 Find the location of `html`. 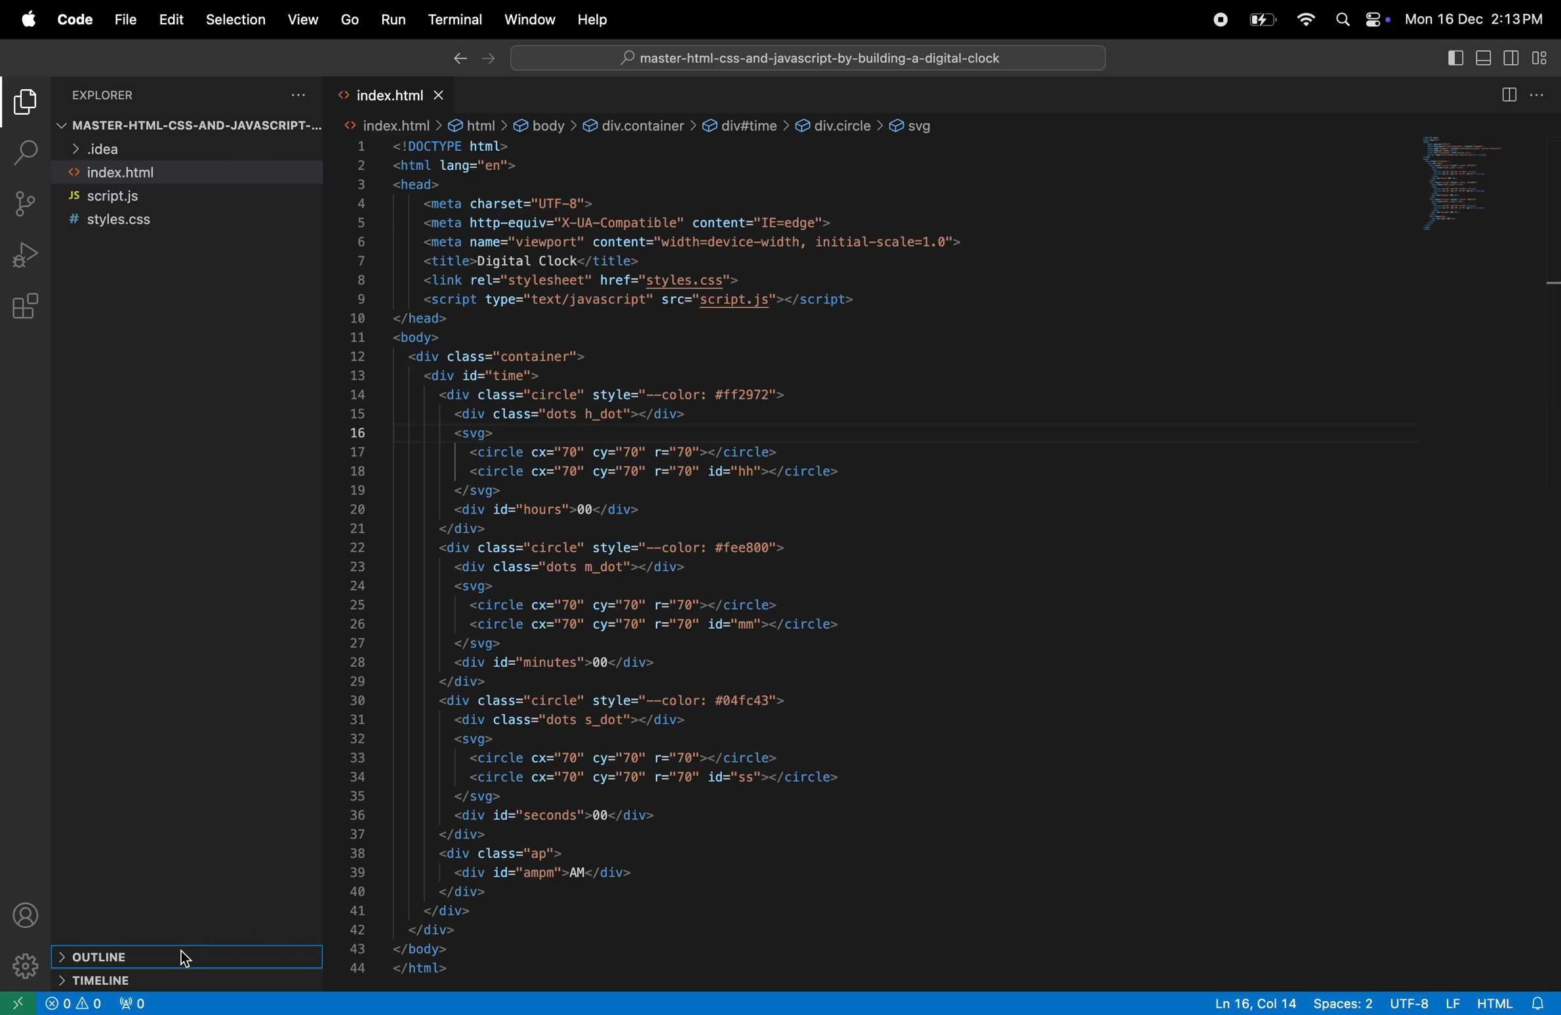

html is located at coordinates (392, 125).